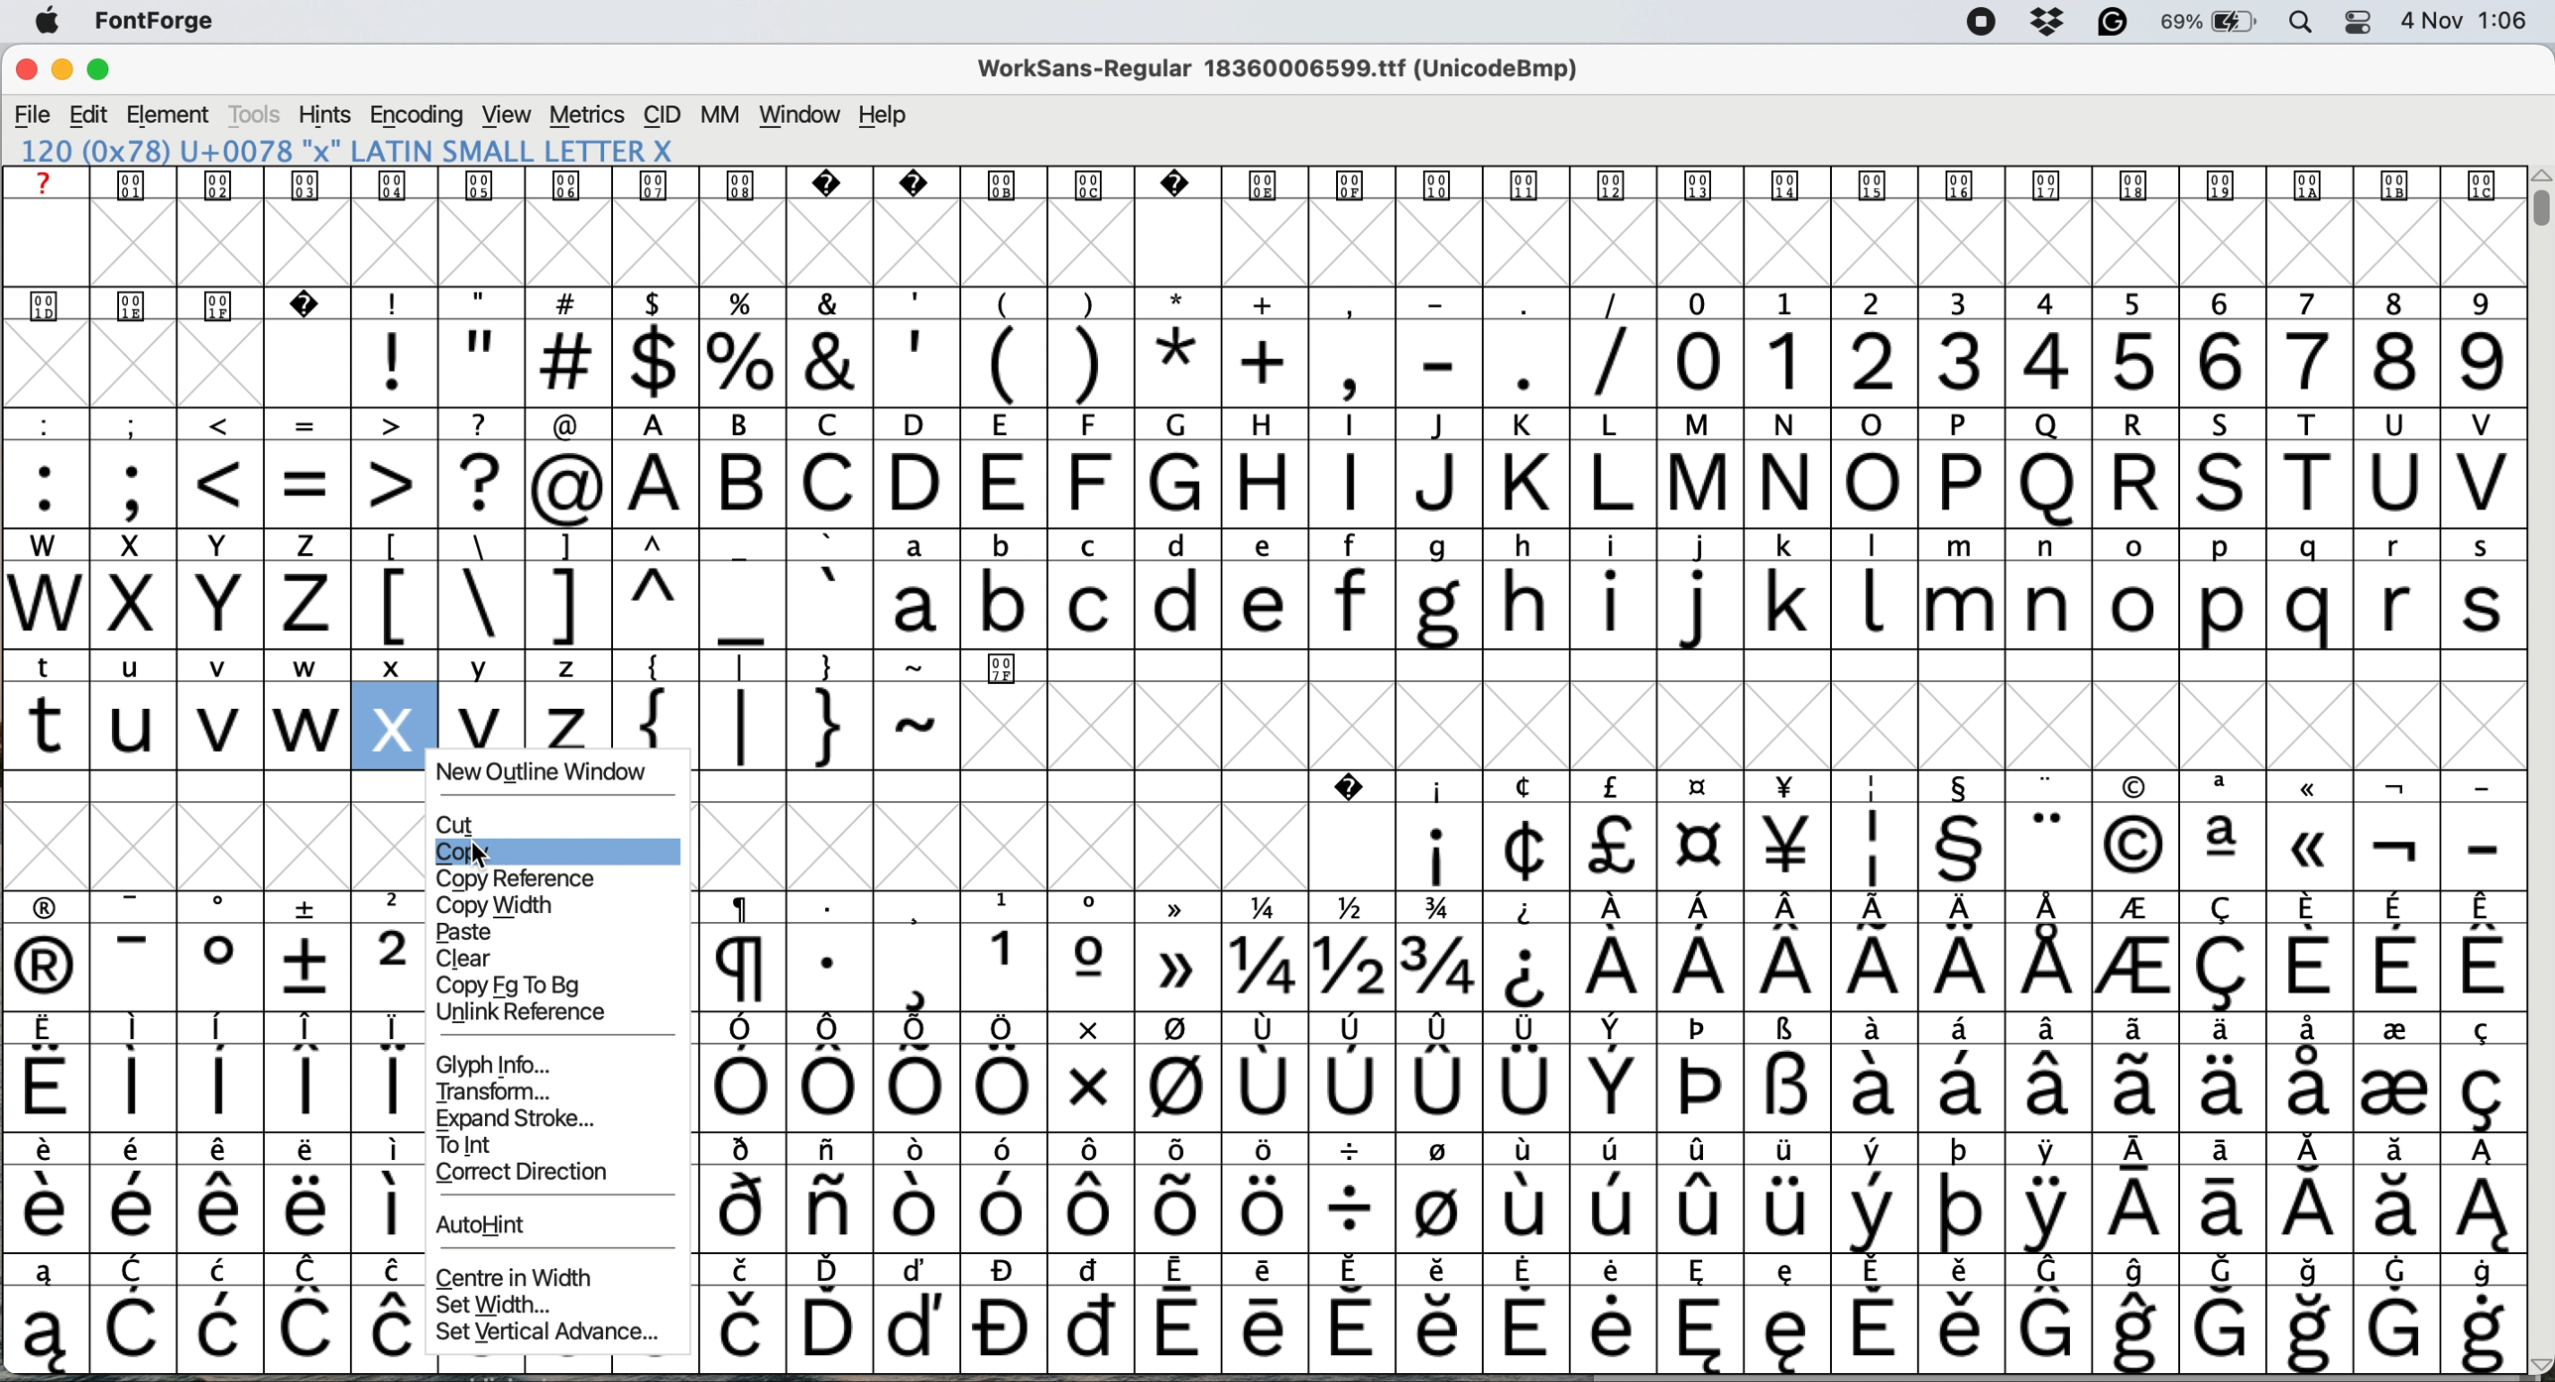 This screenshot has height=1382, width=2555. Describe the element at coordinates (458, 824) in the screenshot. I see `cut` at that location.